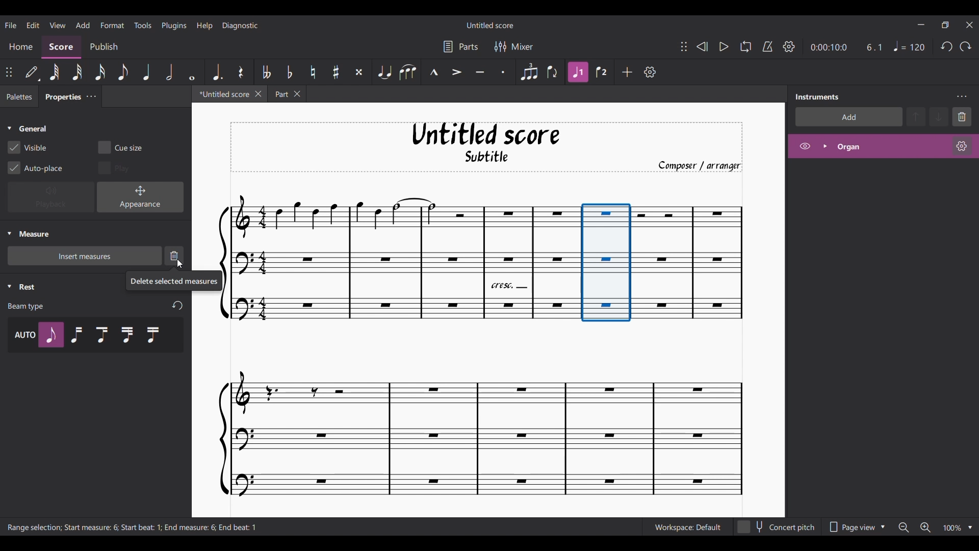 This screenshot has height=551, width=979. Describe the element at coordinates (28, 234) in the screenshot. I see `Collapse Measure` at that location.